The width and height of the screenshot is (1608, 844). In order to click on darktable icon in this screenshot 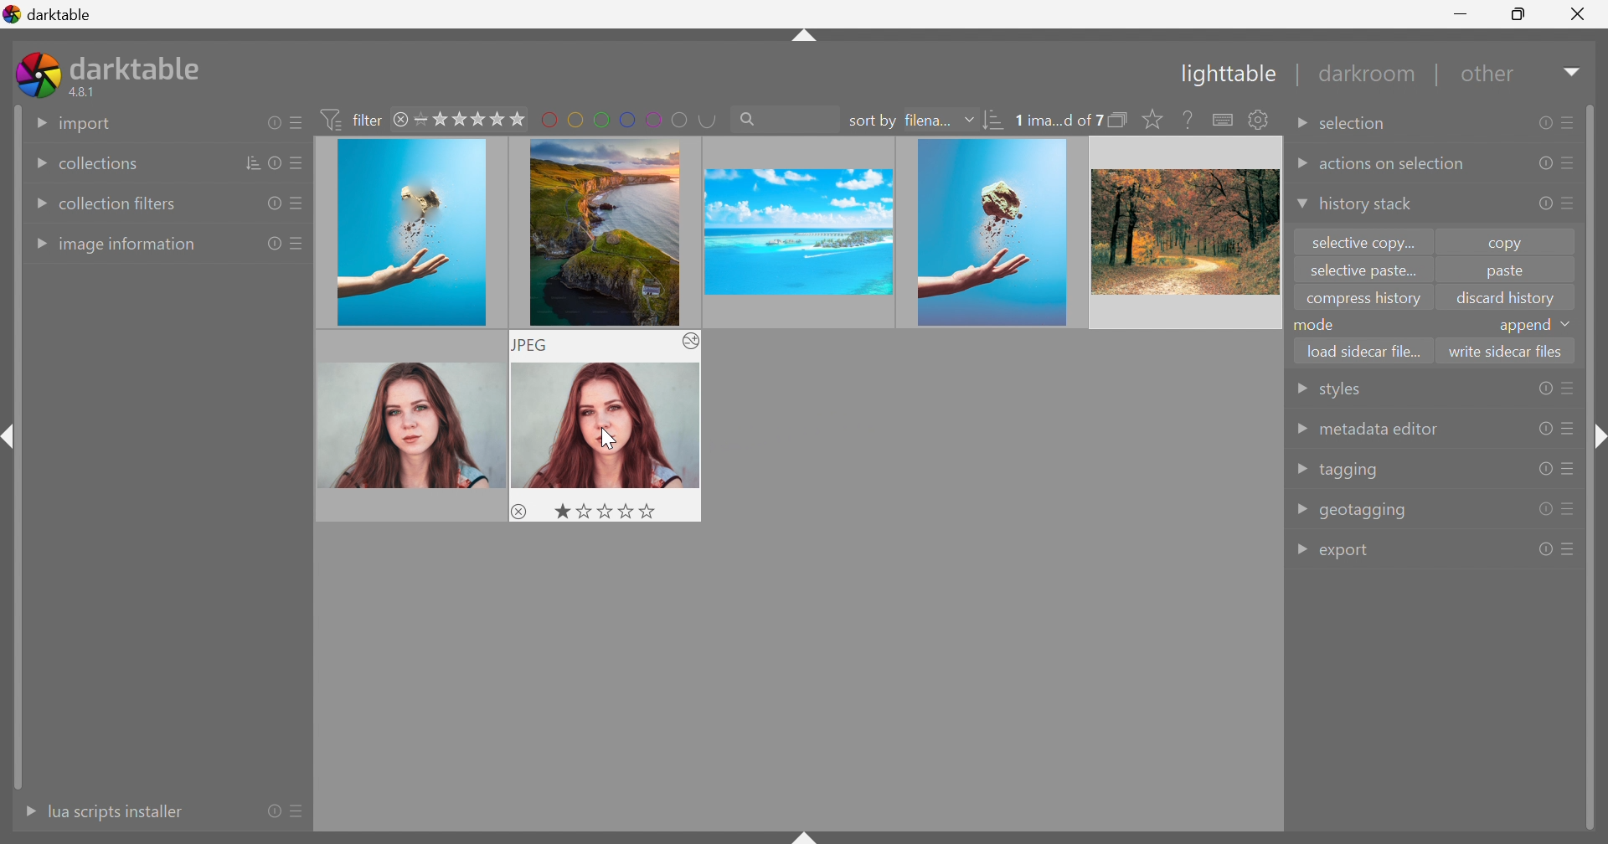, I will do `click(38, 75)`.